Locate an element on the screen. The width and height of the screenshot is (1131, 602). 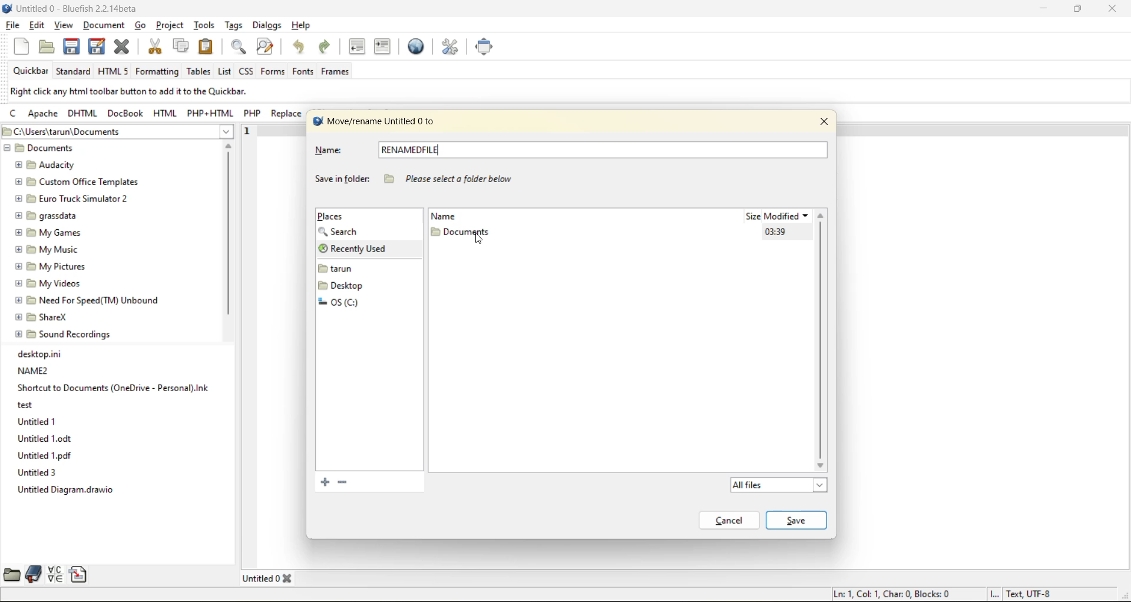
formatting is located at coordinates (158, 72).